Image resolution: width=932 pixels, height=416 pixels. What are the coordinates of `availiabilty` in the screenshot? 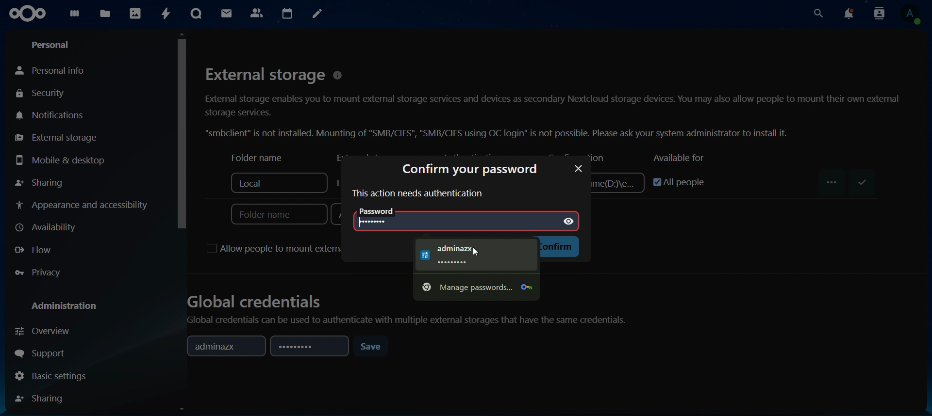 It's located at (49, 227).